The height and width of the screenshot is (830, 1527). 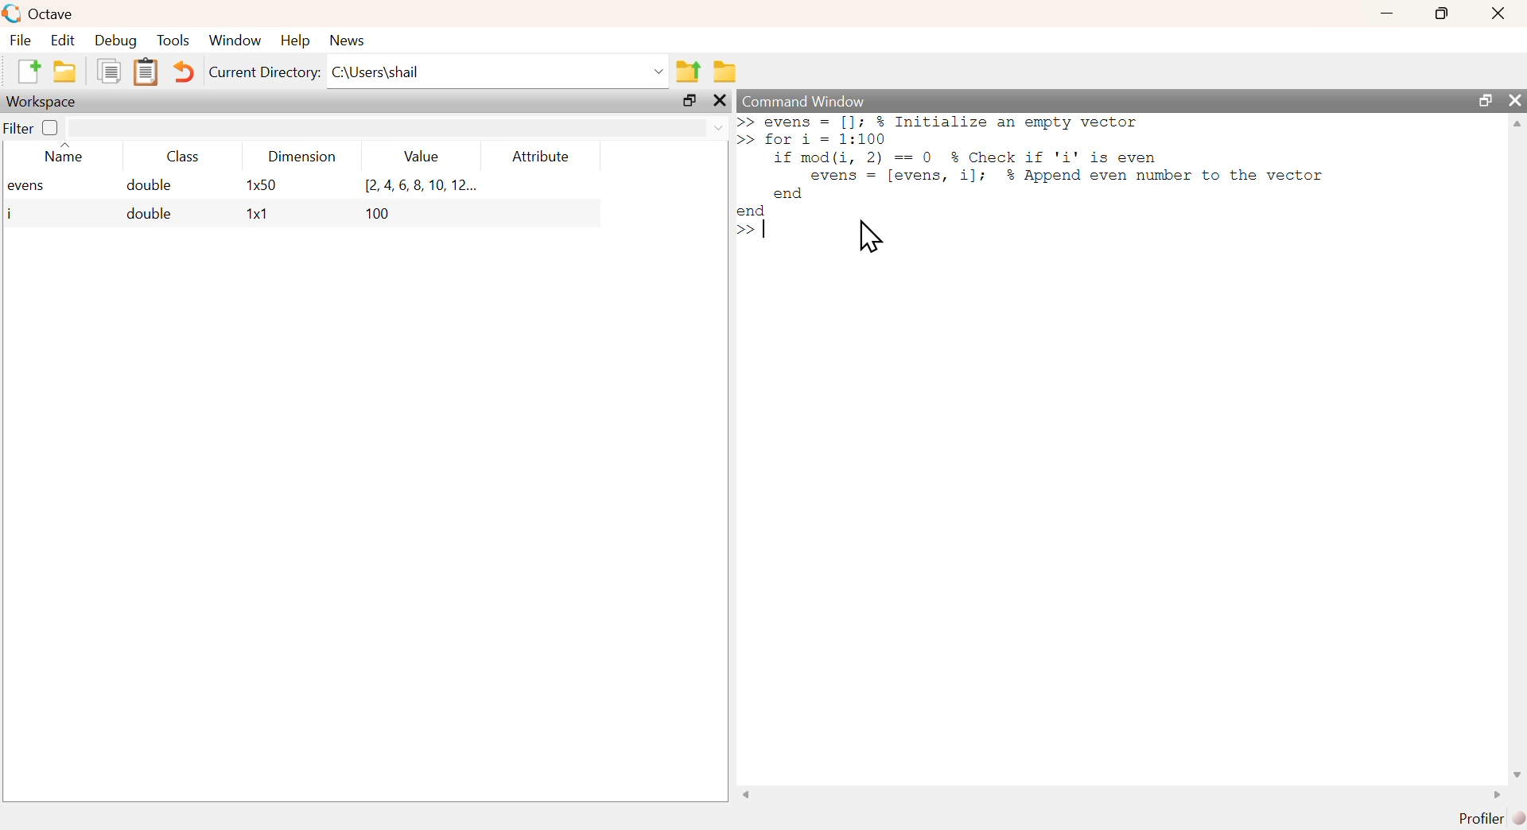 What do you see at coordinates (64, 71) in the screenshot?
I see `open an existing file in editor` at bounding box center [64, 71].